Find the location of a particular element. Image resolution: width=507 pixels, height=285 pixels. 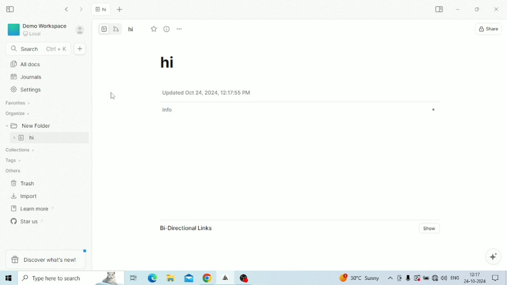

Info is located at coordinates (300, 110).